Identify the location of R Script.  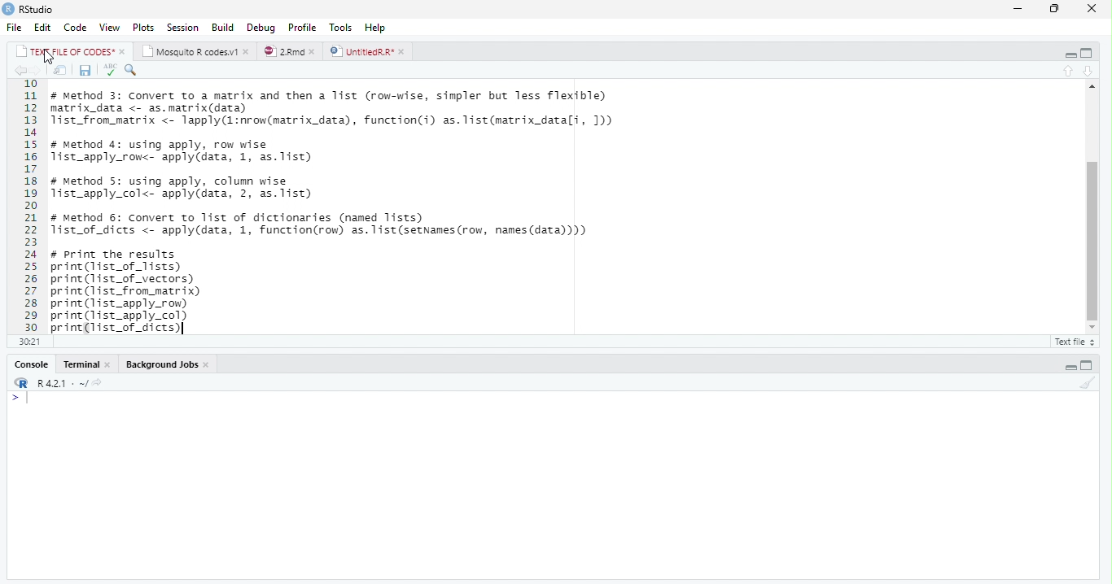
(1075, 341).